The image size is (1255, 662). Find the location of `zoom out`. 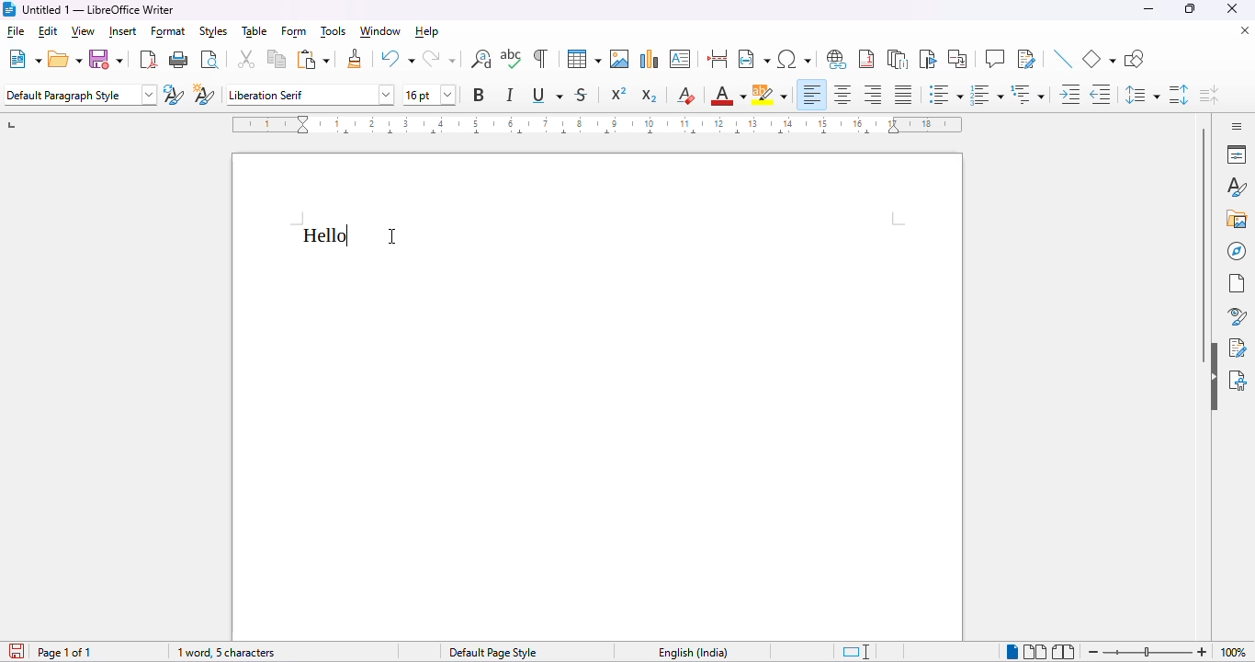

zoom out is located at coordinates (1091, 653).